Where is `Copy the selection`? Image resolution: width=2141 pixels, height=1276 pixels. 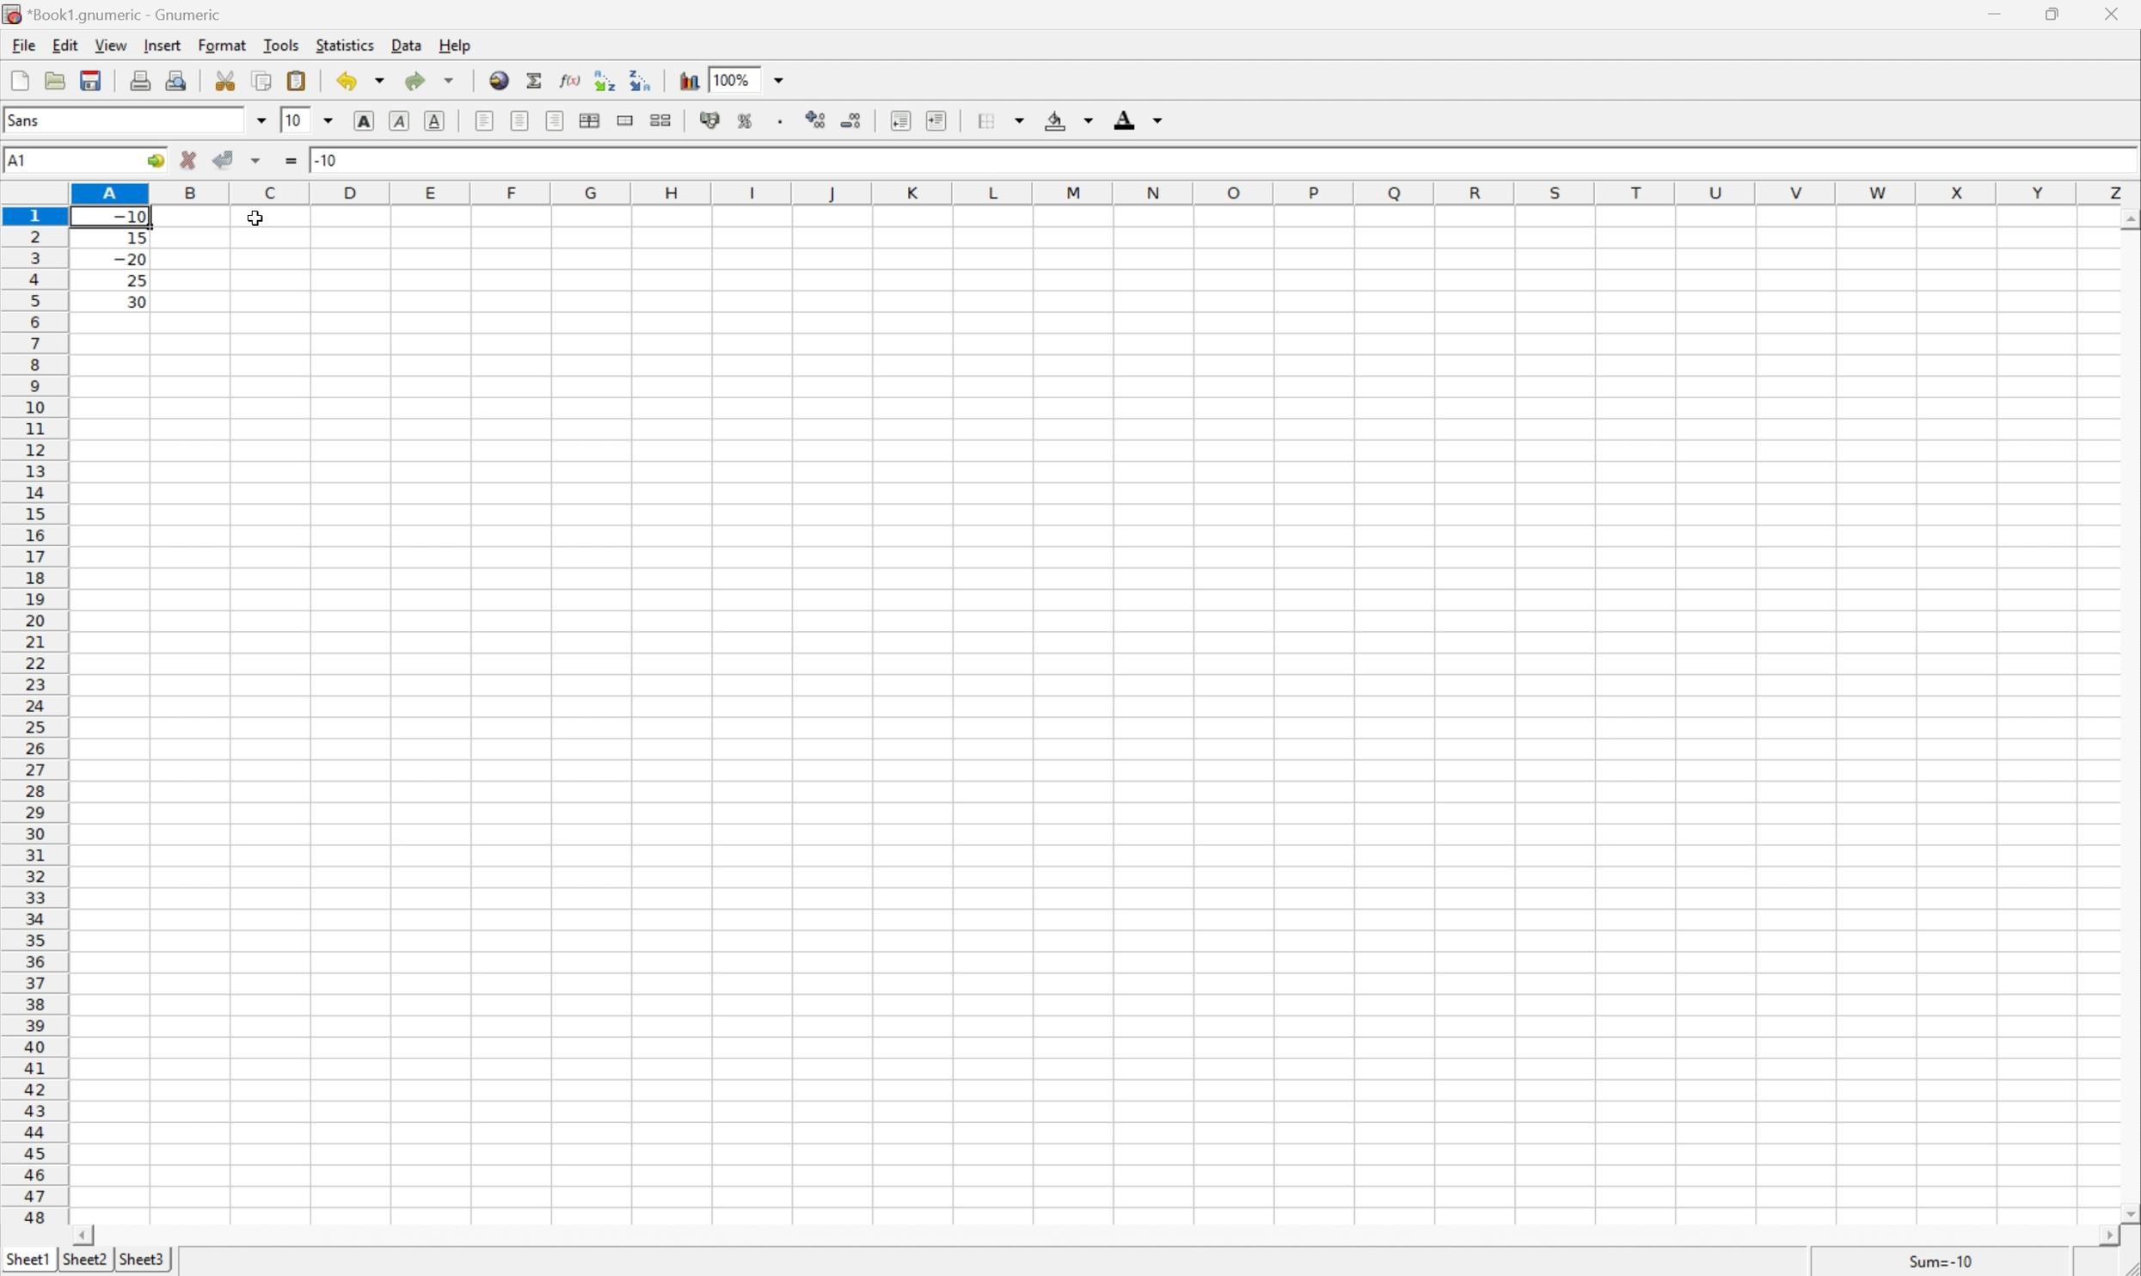
Copy the selection is located at coordinates (261, 81).